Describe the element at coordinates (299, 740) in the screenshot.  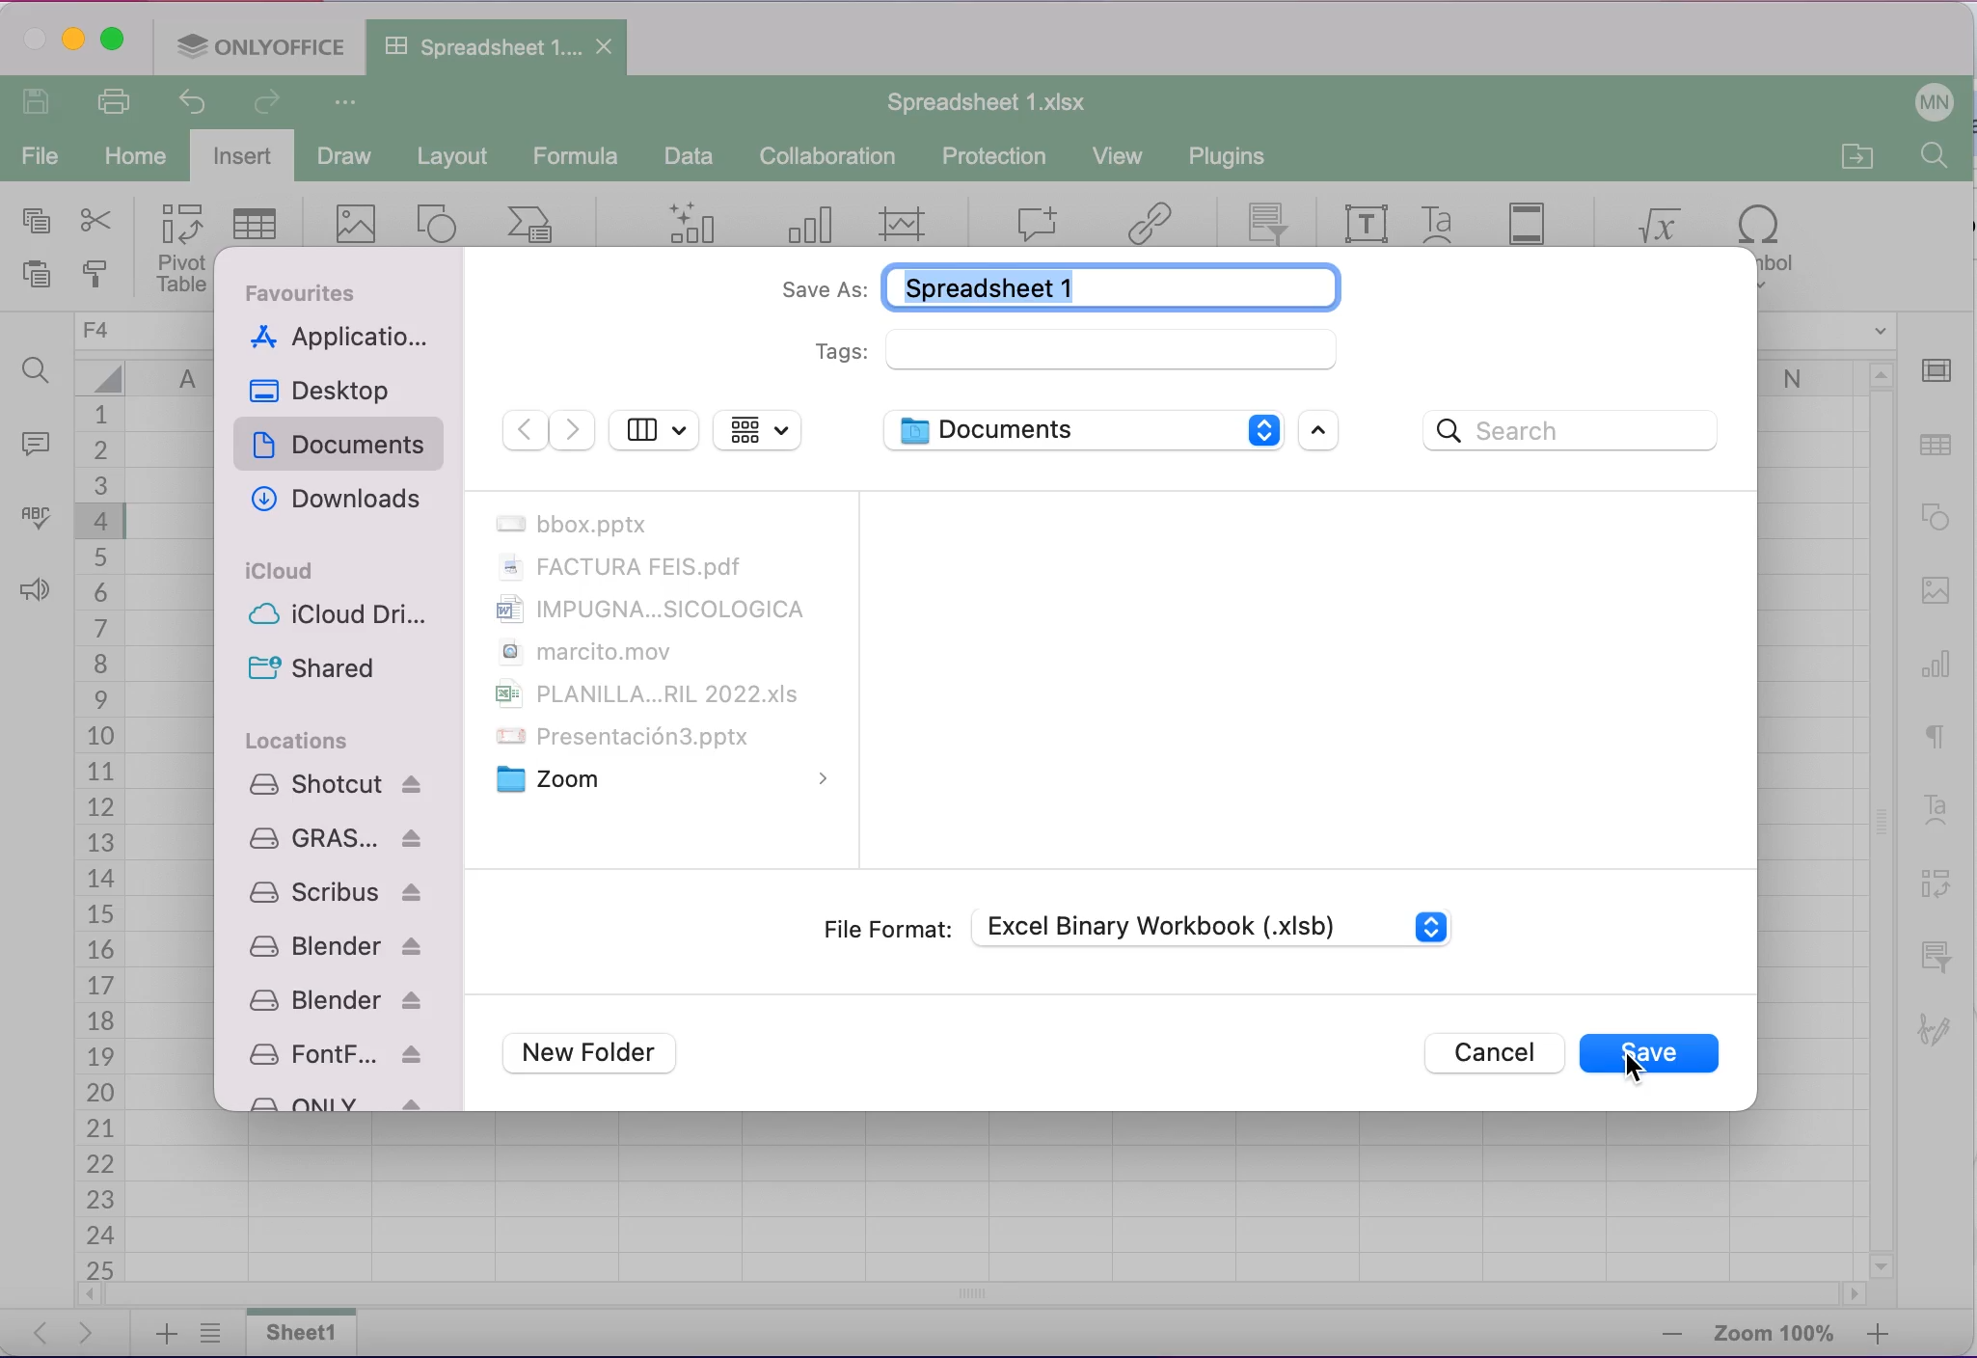
I see `locations` at that location.